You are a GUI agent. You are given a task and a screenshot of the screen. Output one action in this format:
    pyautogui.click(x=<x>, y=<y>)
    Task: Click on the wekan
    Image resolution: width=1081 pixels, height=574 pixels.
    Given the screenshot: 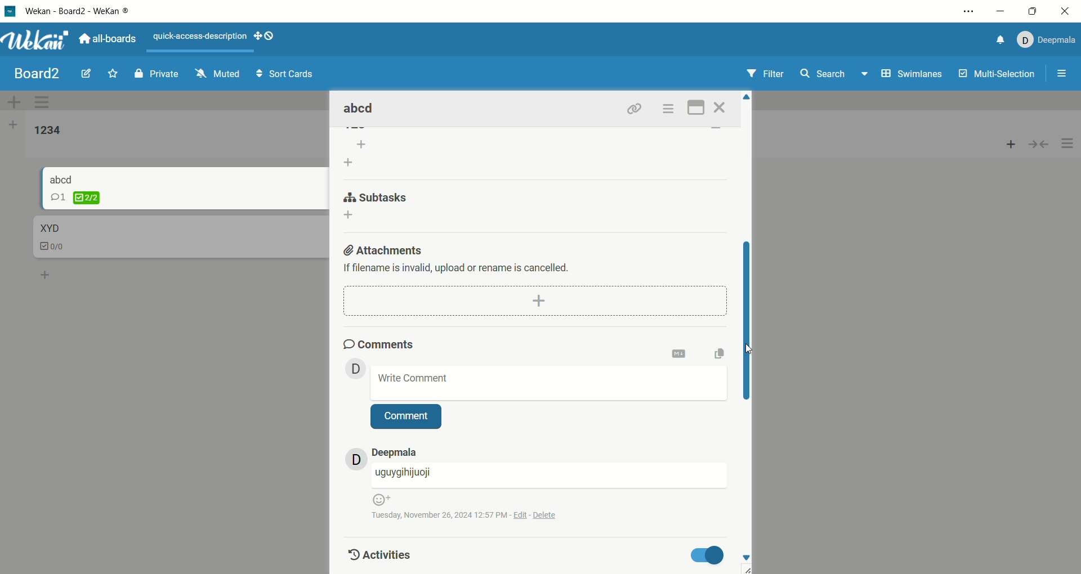 What is the action you would take?
    pyautogui.click(x=36, y=42)
    